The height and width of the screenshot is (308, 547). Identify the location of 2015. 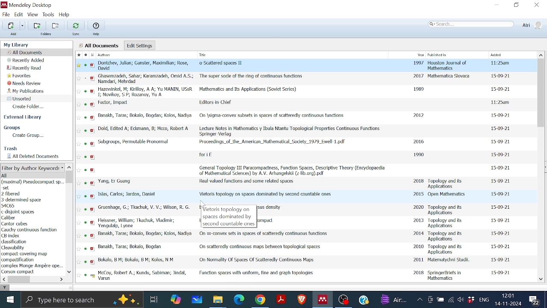
(417, 194).